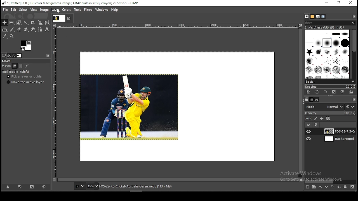  I want to click on patterns, so click(312, 16).